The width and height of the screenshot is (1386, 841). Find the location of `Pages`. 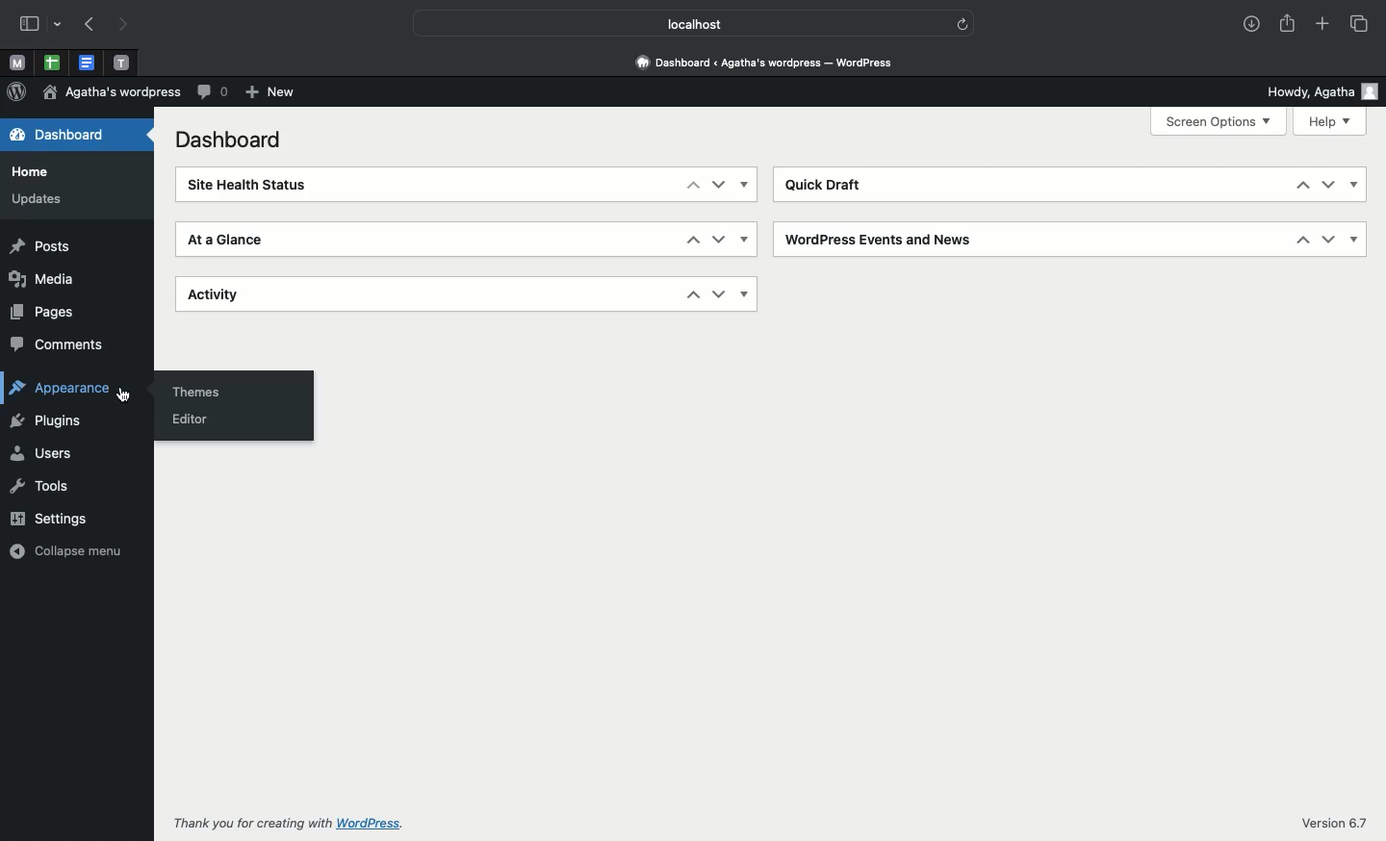

Pages is located at coordinates (51, 313).